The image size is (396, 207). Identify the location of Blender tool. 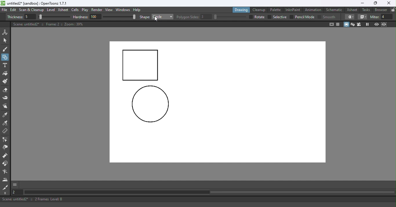
(6, 172).